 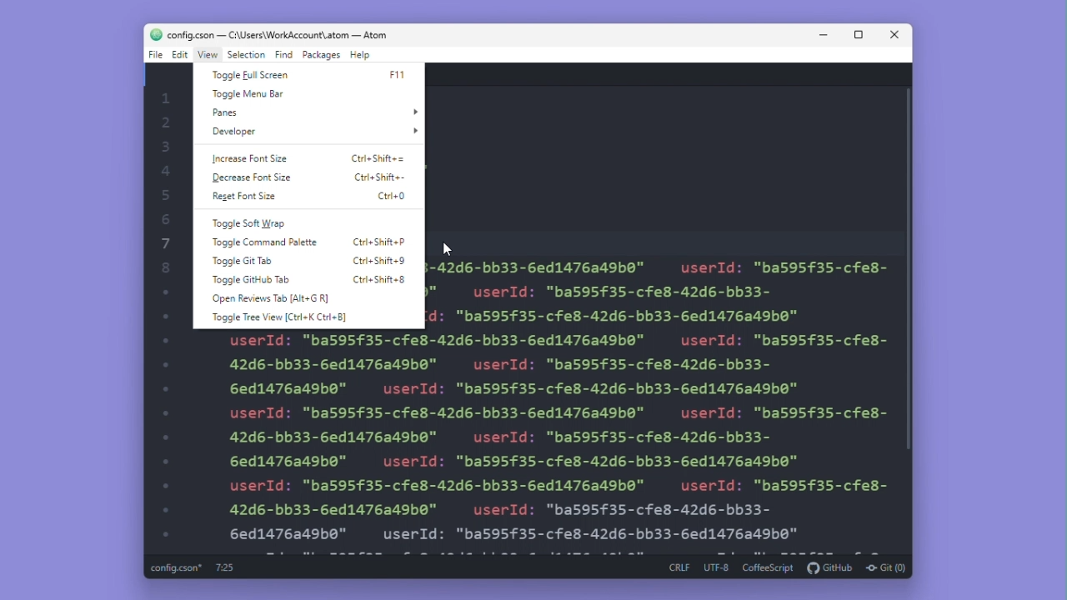 What do you see at coordinates (913, 279) in the screenshot?
I see `Vertical scrollbar` at bounding box center [913, 279].